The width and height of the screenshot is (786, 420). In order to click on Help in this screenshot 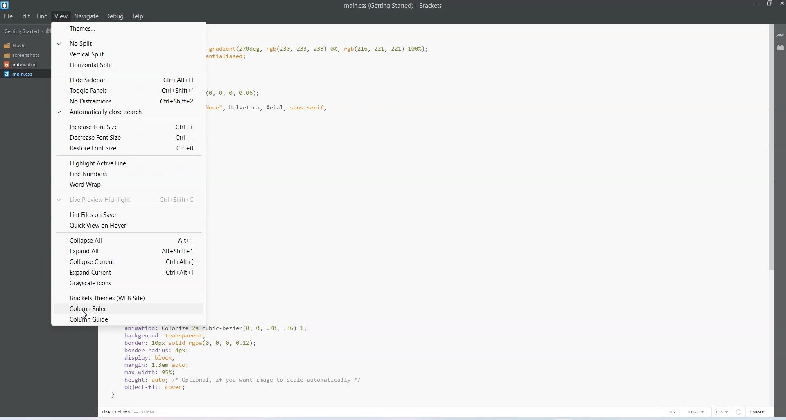, I will do `click(137, 17)`.